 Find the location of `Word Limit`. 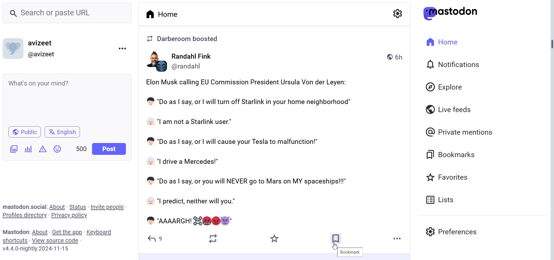

Word Limit is located at coordinates (82, 149).